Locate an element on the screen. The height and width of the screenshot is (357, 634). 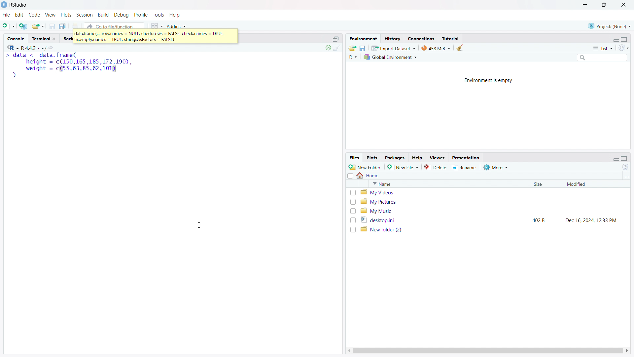
delete is located at coordinates (436, 167).